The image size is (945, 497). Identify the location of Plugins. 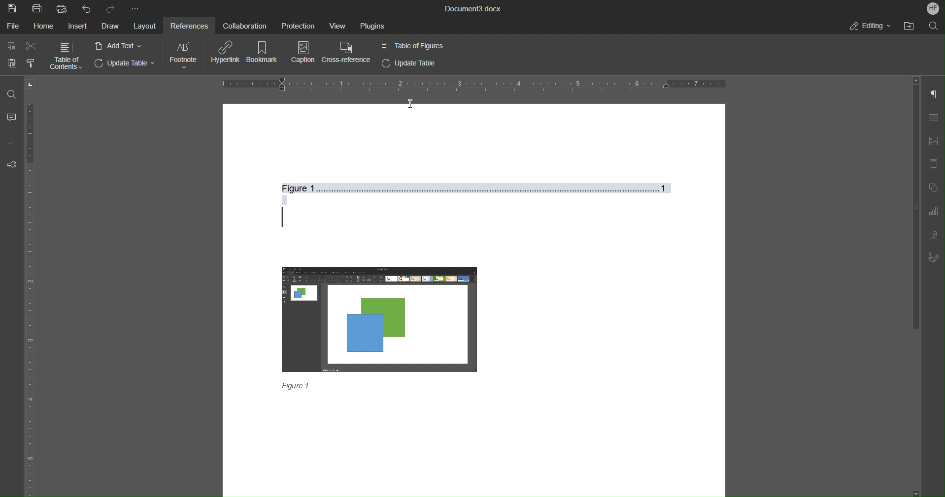
(371, 26).